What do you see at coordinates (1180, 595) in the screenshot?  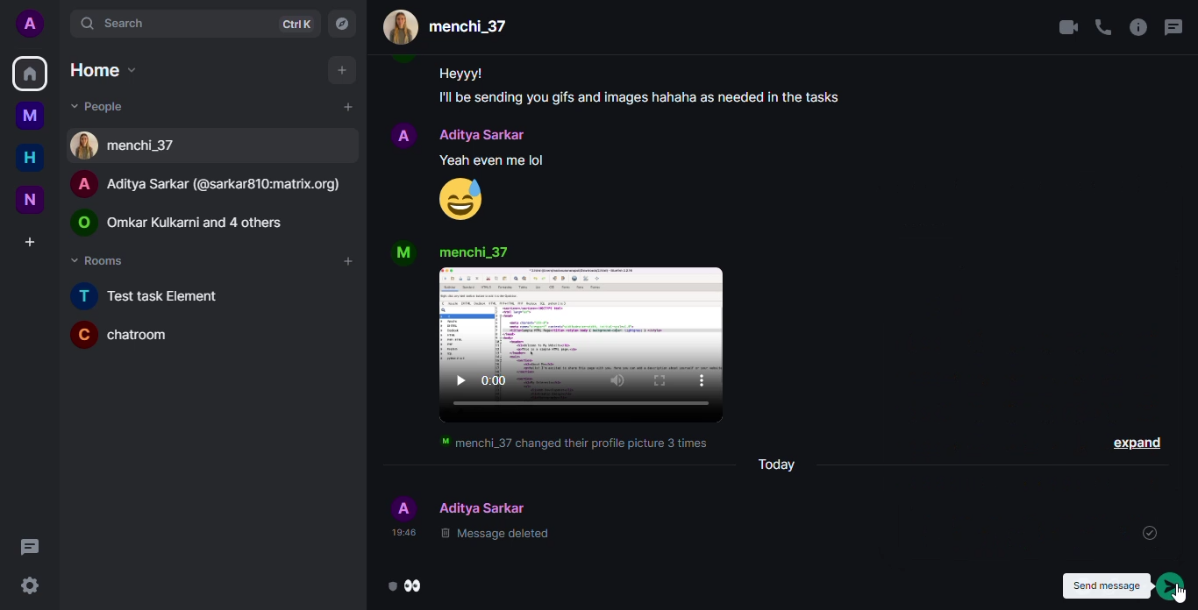 I see `cursor` at bounding box center [1180, 595].